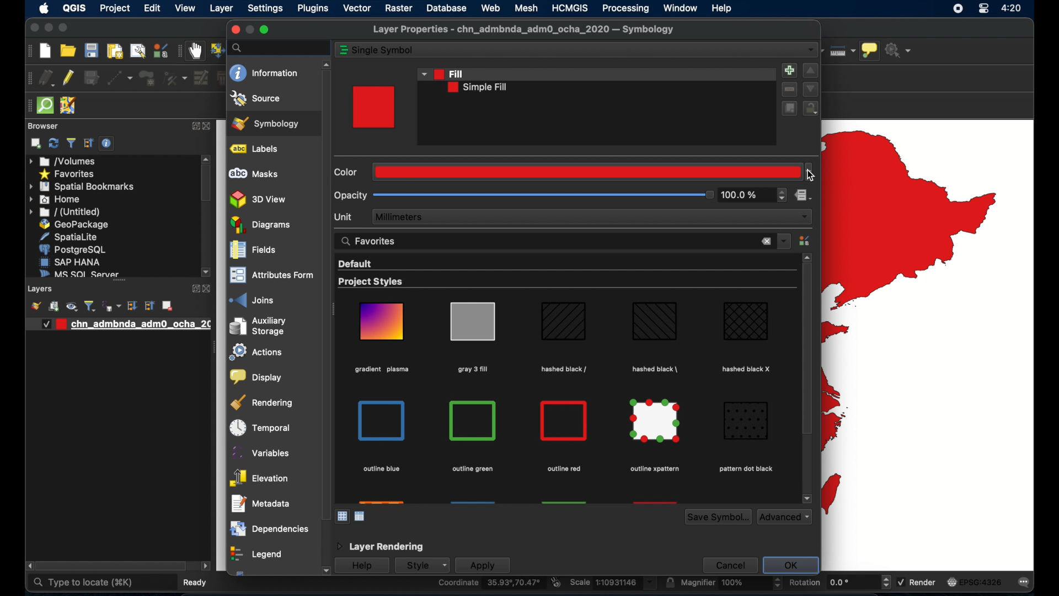 The height and width of the screenshot is (596, 1059). I want to click on edit, so click(153, 8).